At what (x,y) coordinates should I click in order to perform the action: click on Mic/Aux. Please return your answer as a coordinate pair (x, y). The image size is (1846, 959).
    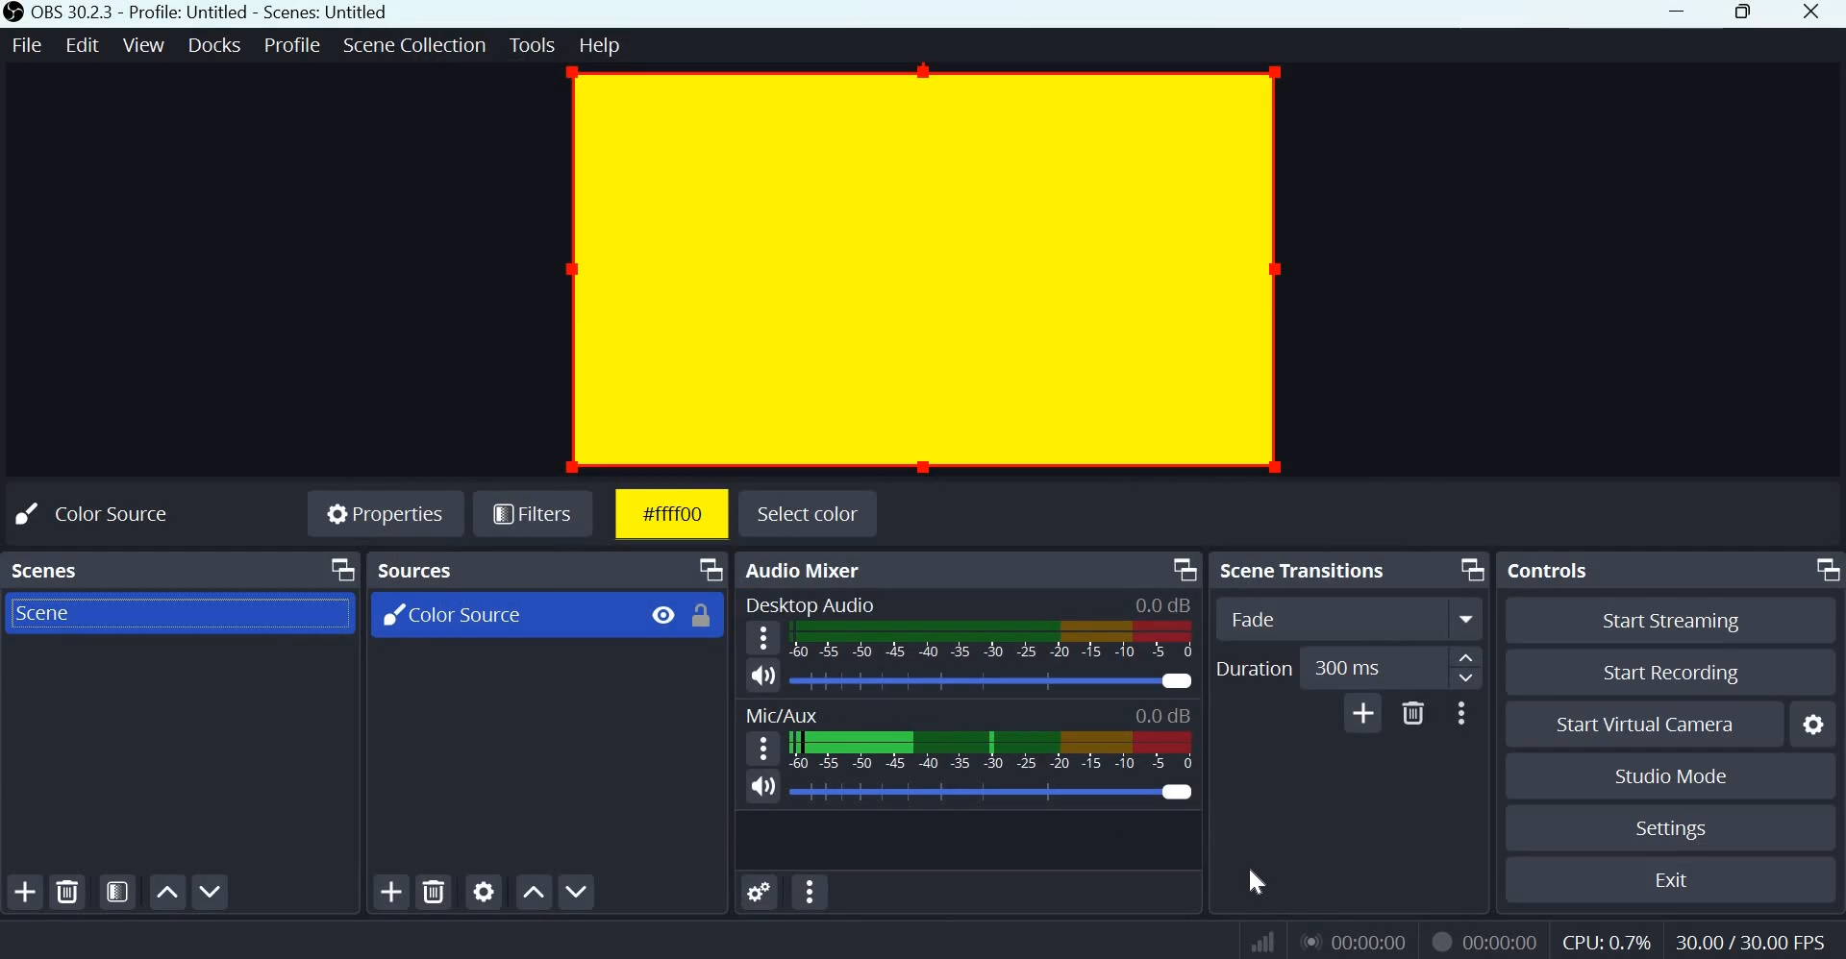
    Looking at the image, I should click on (782, 714).